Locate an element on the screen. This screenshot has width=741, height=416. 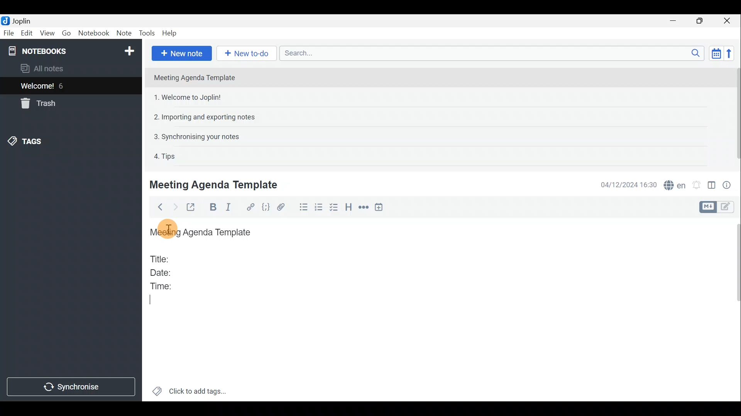
Forward is located at coordinates (174, 207).